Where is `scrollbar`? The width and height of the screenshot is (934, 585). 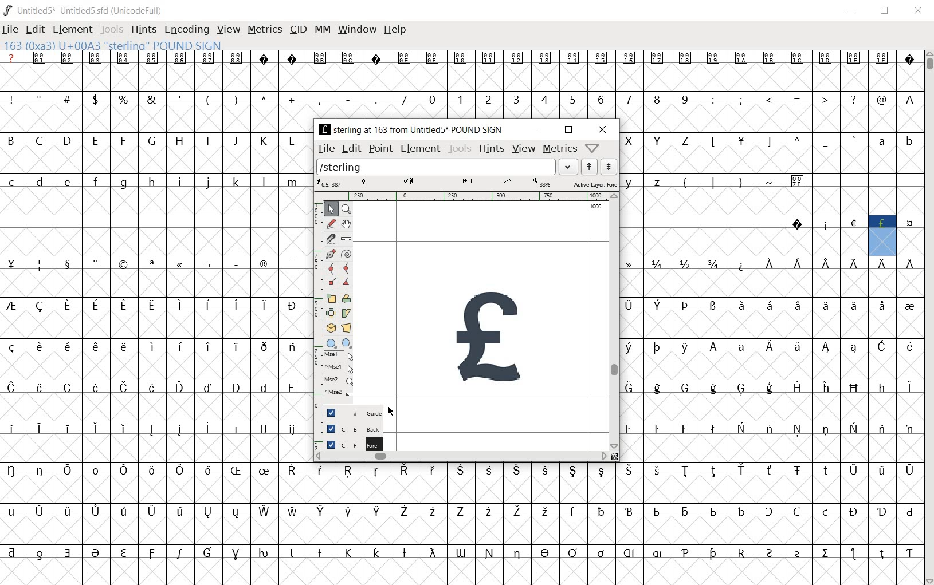
scrollbar is located at coordinates (614, 321).